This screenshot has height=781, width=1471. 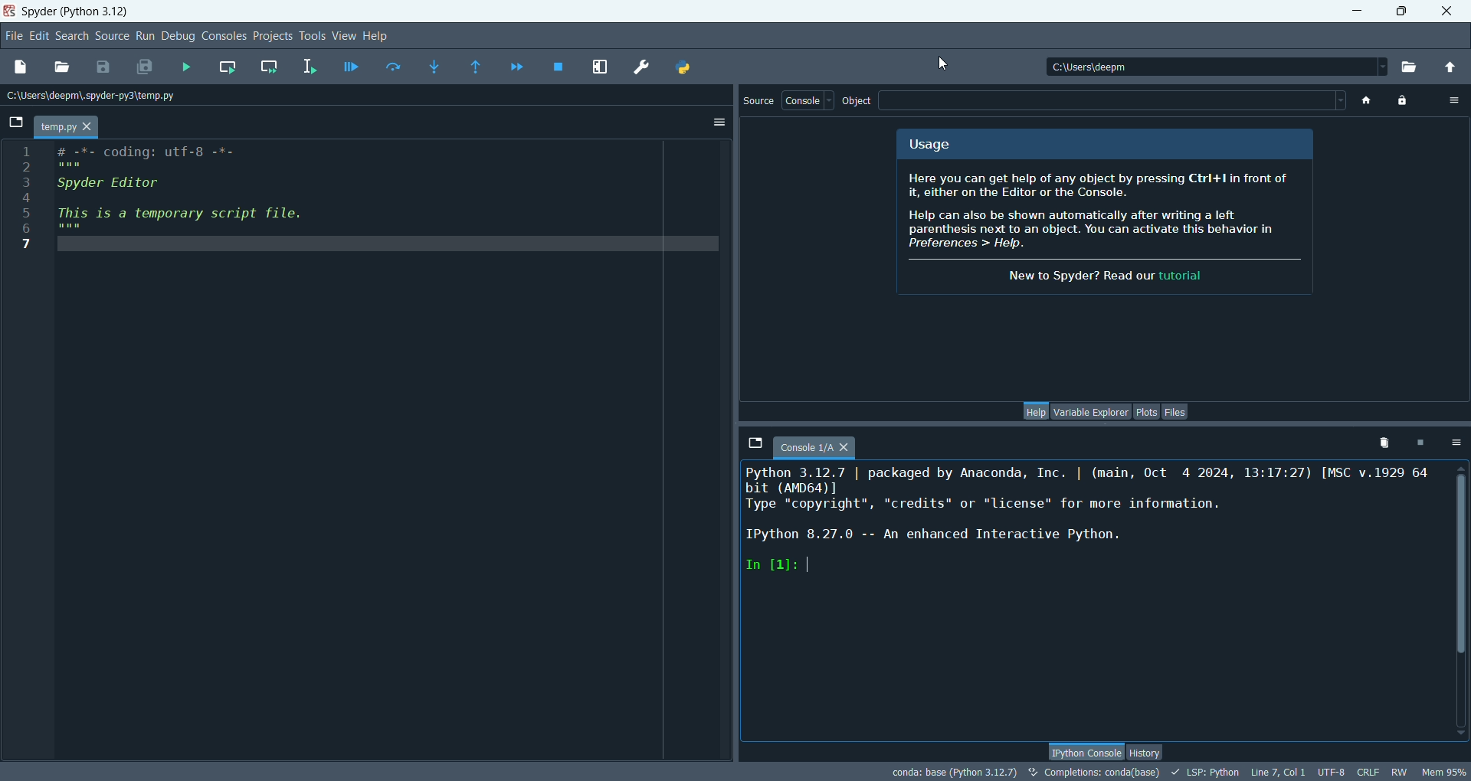 I want to click on PYTHONPATH manager, so click(x=684, y=69).